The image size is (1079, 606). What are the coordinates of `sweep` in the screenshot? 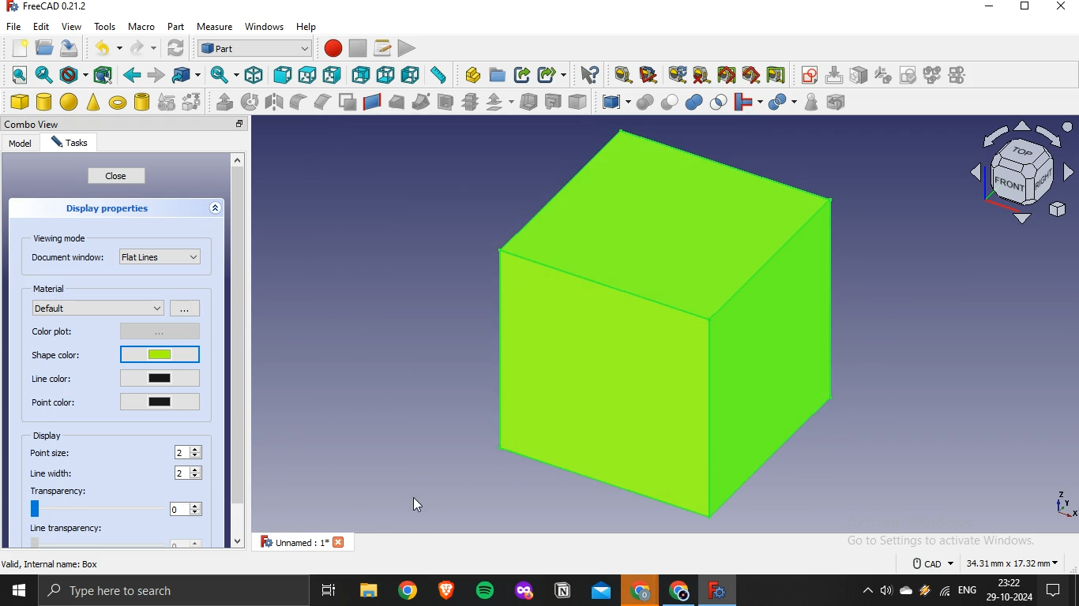 It's located at (421, 101).